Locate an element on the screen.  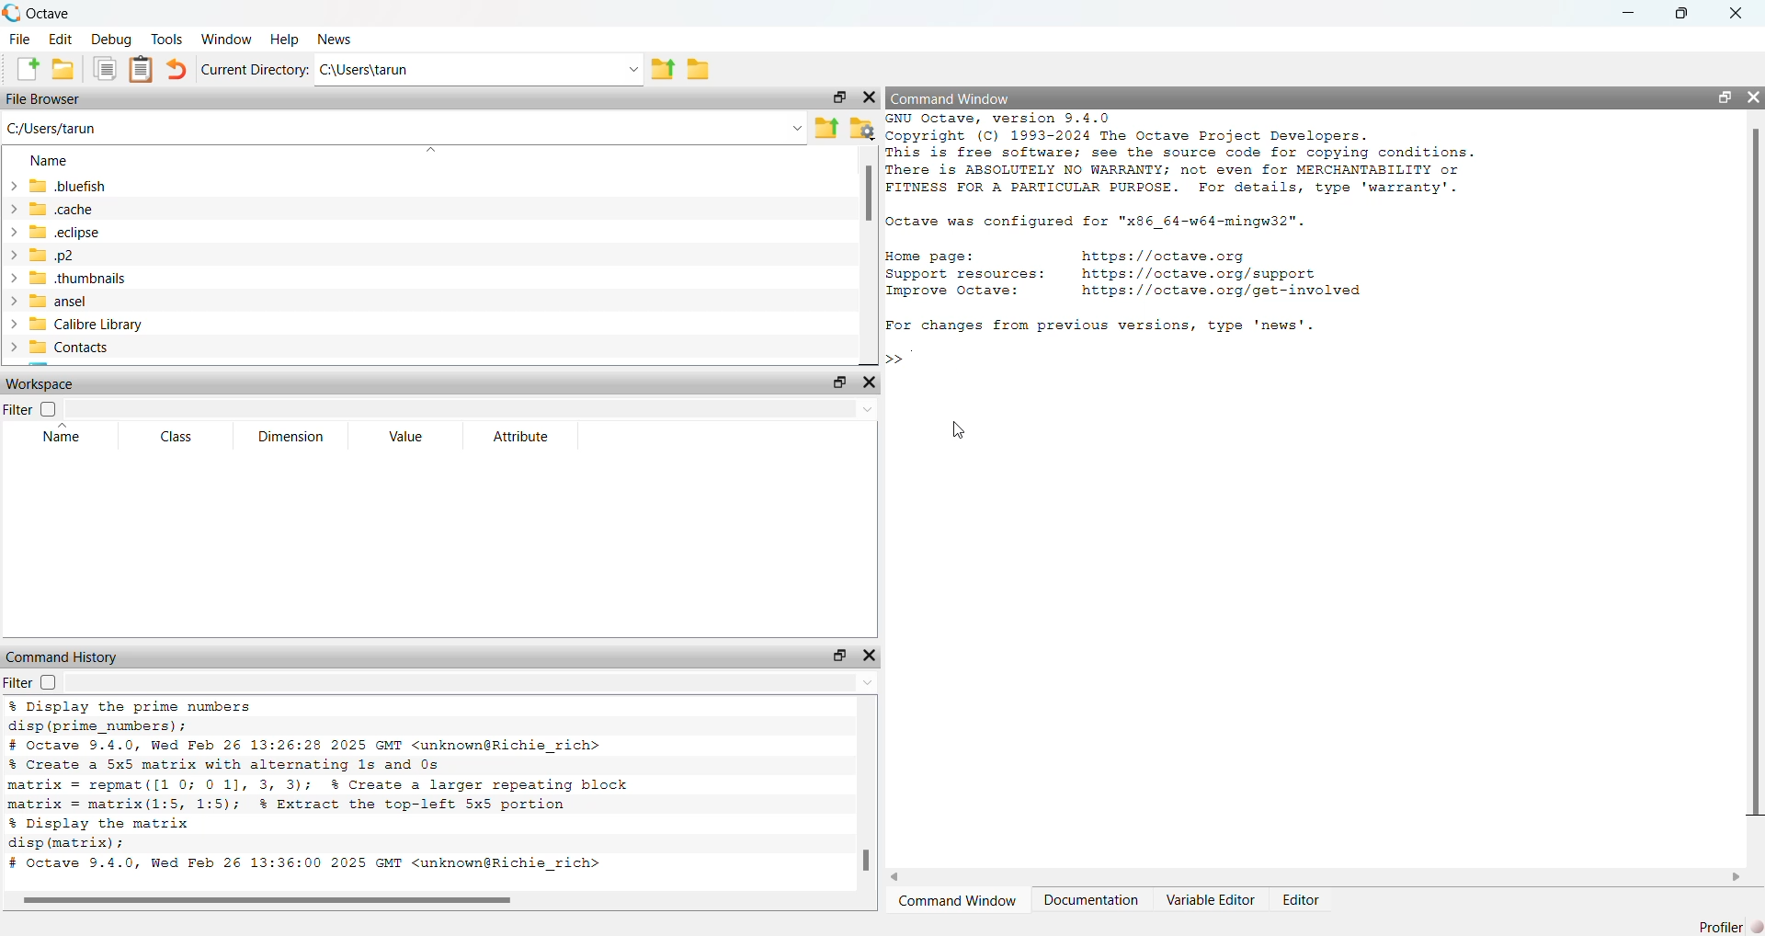
variable editor is located at coordinates (1211, 900).